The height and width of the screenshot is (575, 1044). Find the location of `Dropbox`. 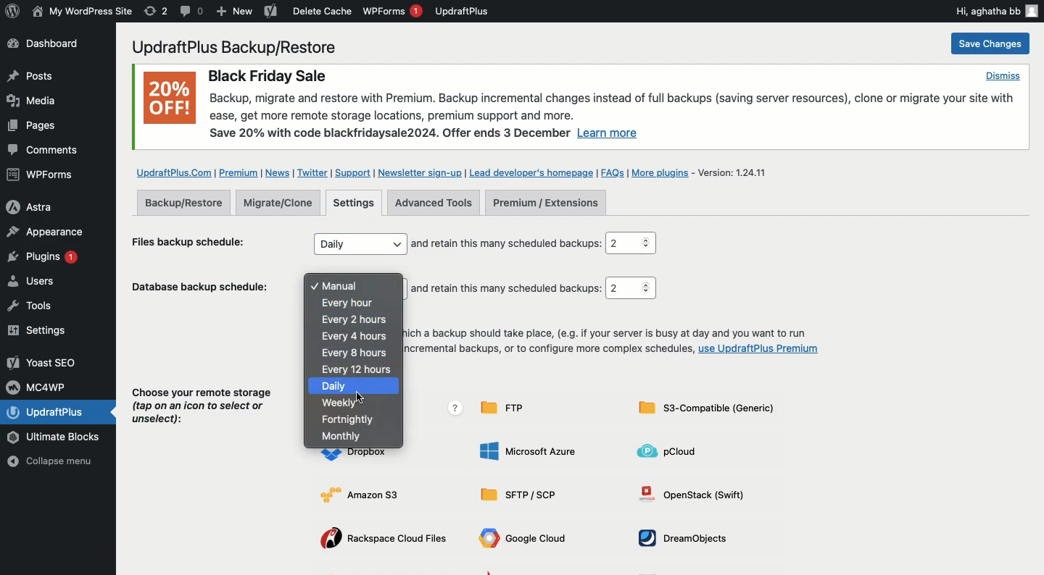

Dropbox is located at coordinates (357, 456).